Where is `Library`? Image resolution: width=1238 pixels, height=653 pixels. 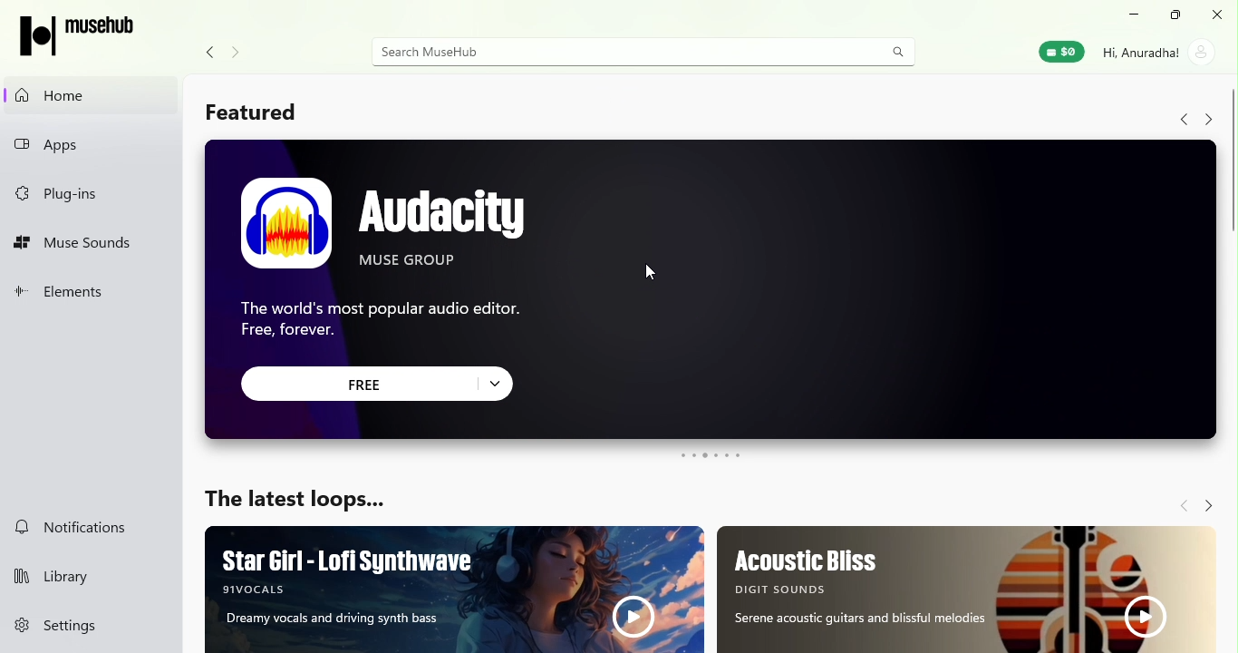 Library is located at coordinates (90, 575).